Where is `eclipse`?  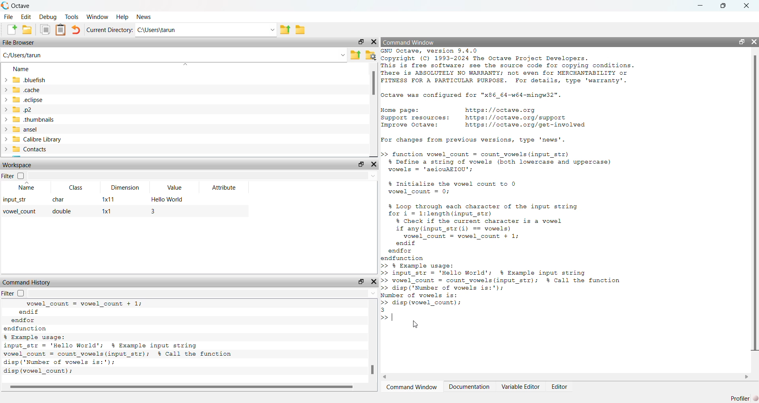 eclipse is located at coordinates (28, 100).